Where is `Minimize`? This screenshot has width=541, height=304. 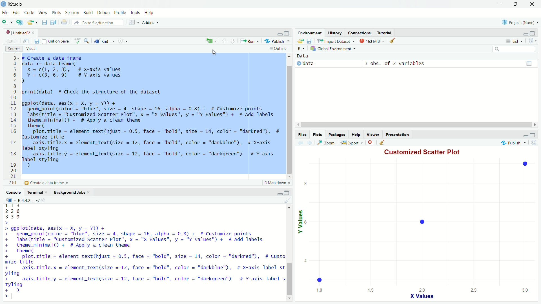
Minimize is located at coordinates (525, 34).